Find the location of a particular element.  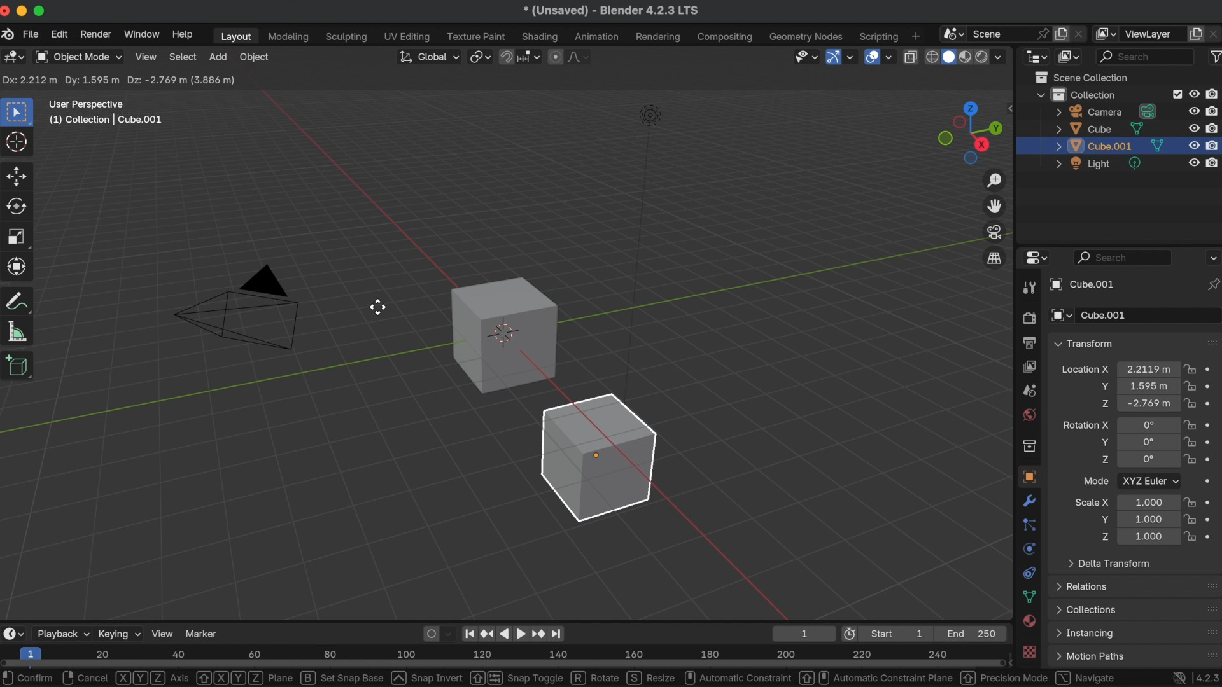

options is located at coordinates (1212, 257).